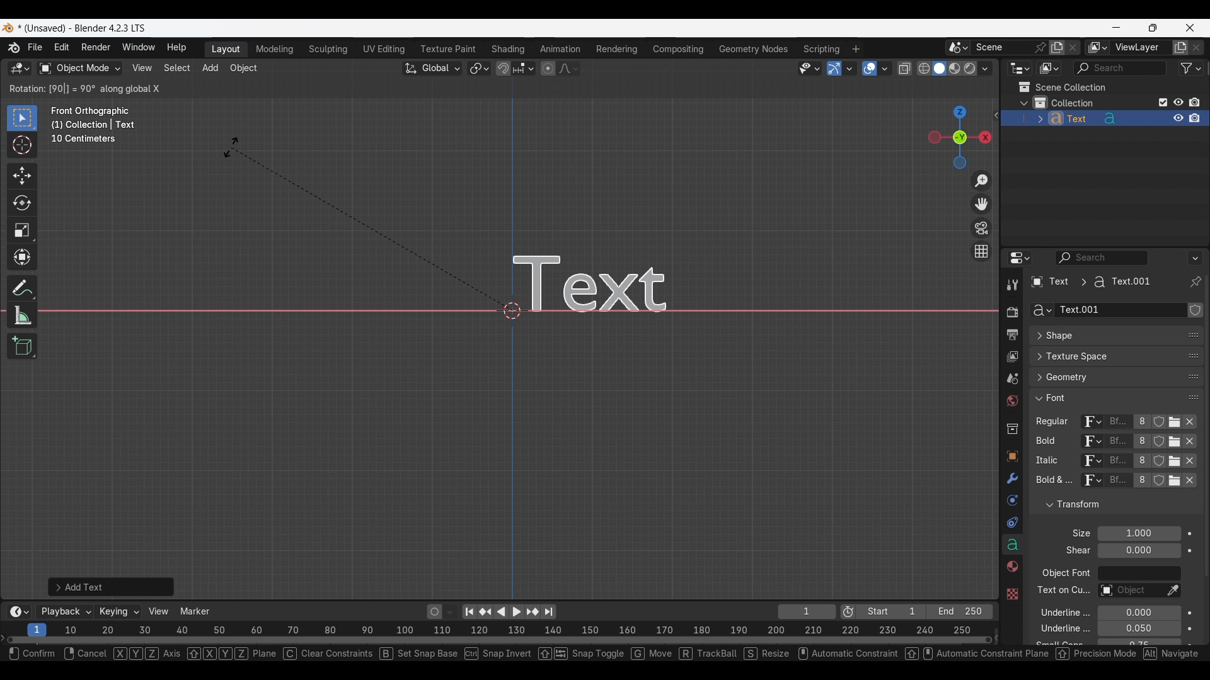  What do you see at coordinates (1197, 47) in the screenshot?
I see `Remove view layer` at bounding box center [1197, 47].